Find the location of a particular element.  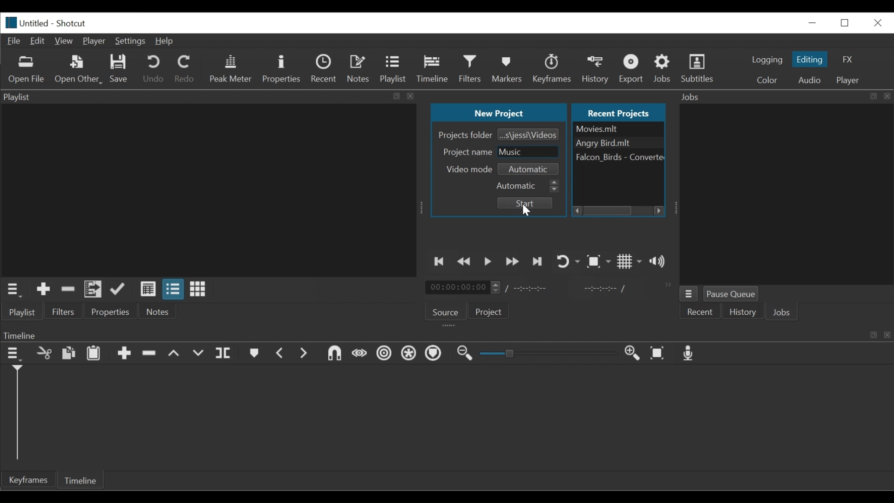

File Name is located at coordinates (27, 22).